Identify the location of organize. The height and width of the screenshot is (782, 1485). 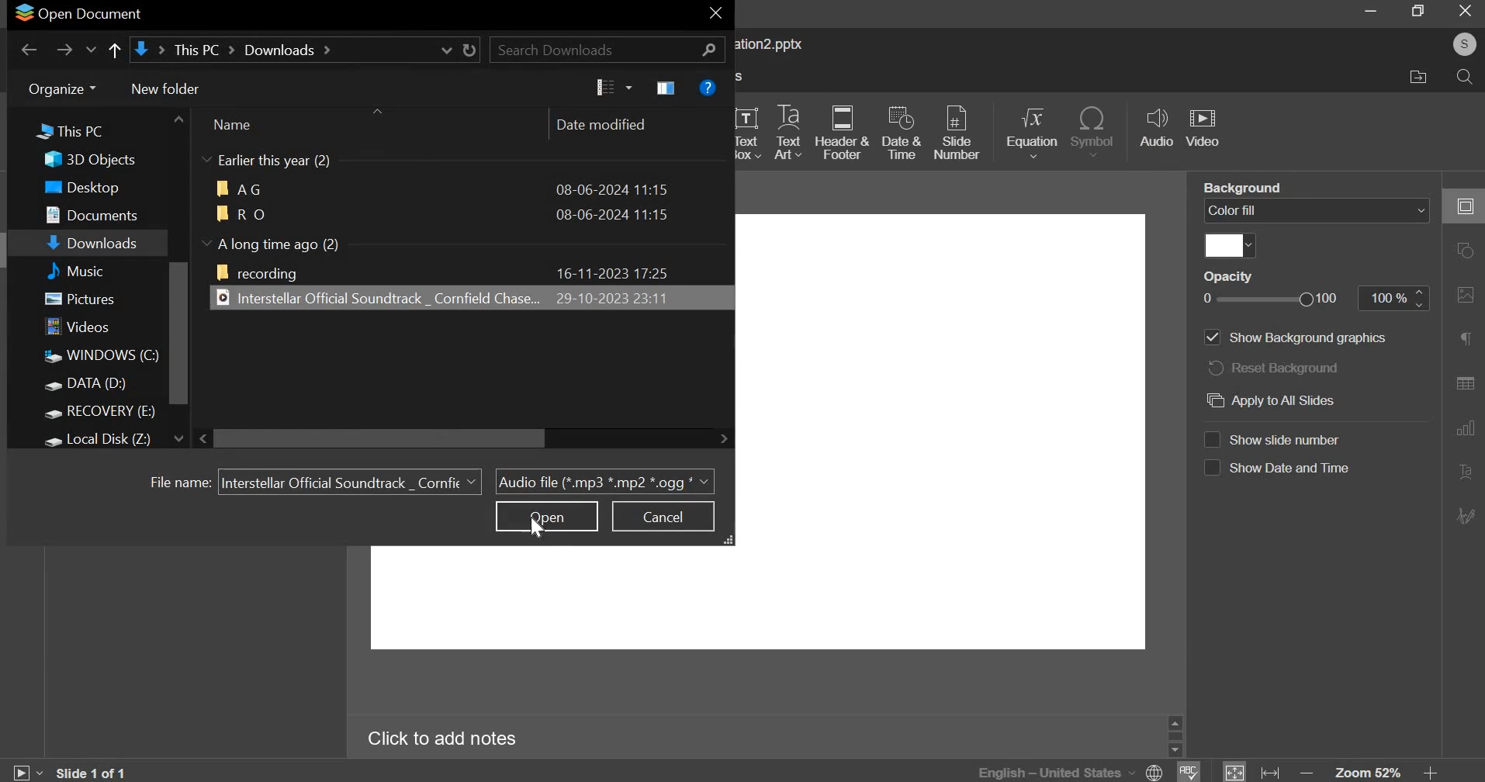
(63, 88).